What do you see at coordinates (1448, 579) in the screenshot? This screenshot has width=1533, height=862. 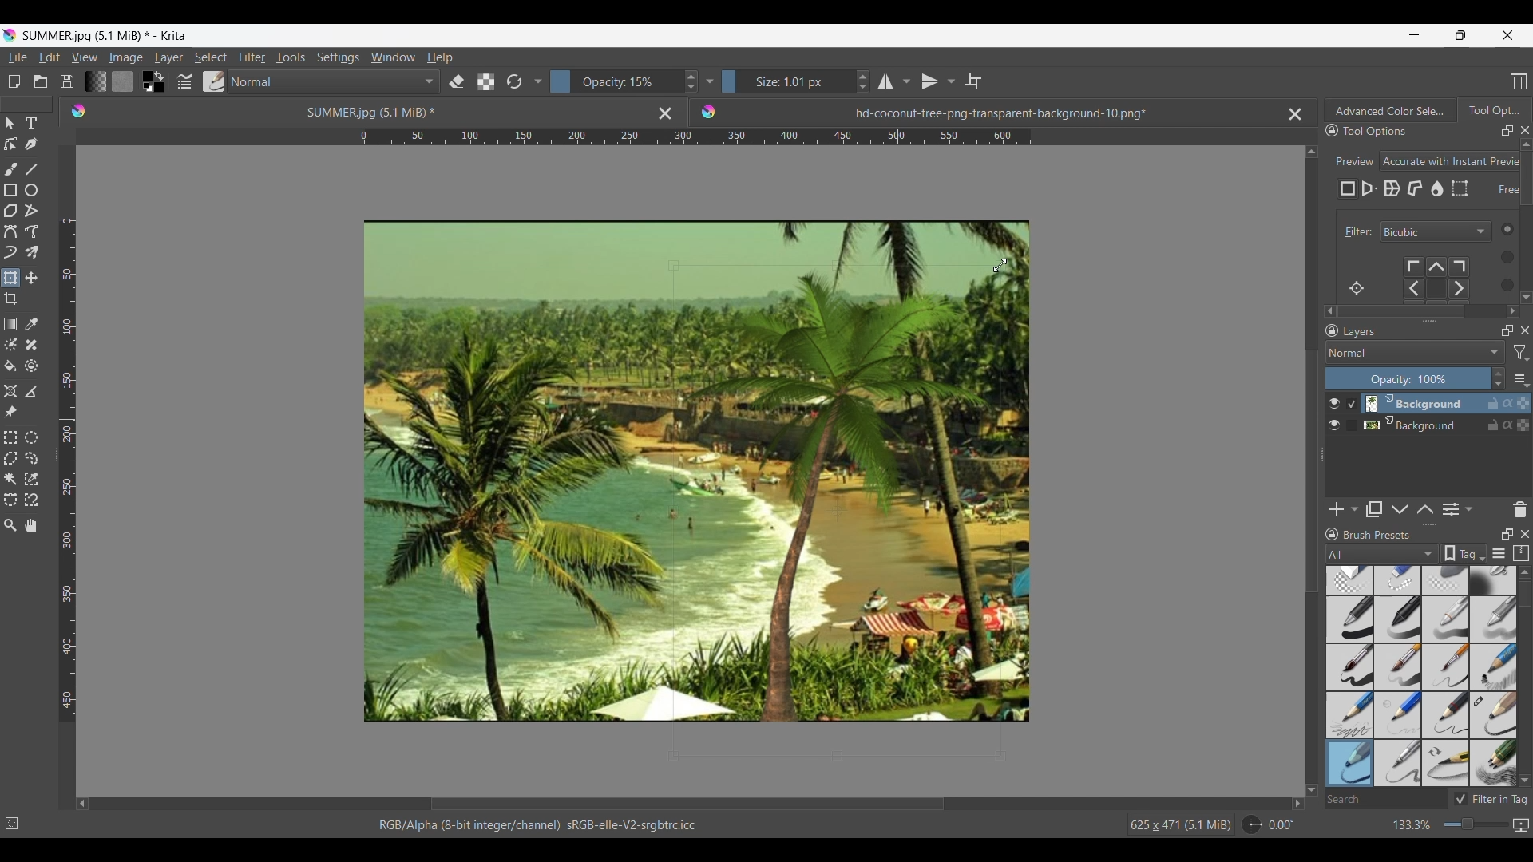 I see `Eraser soft` at bounding box center [1448, 579].